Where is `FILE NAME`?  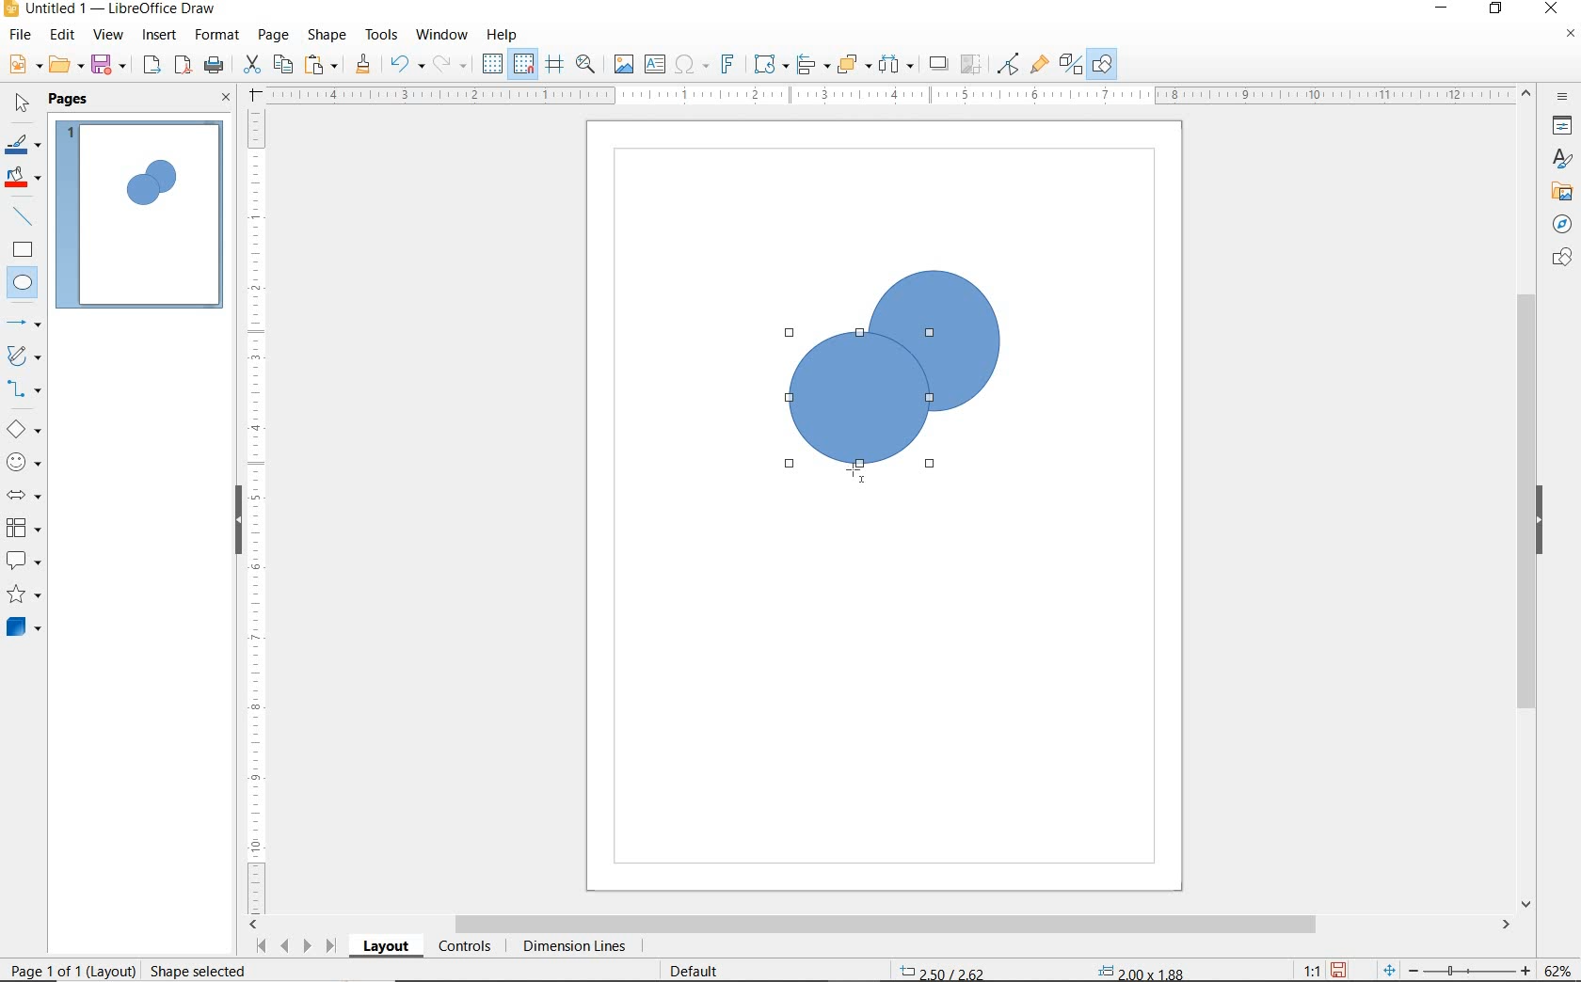 FILE NAME is located at coordinates (109, 10).